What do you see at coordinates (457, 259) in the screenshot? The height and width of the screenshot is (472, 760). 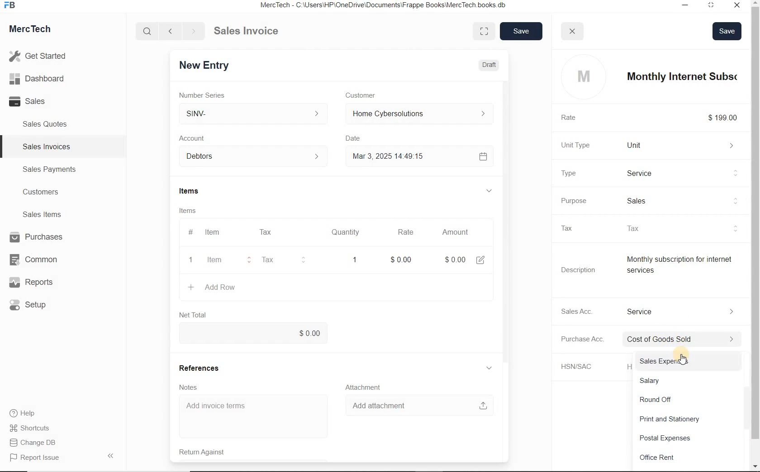 I see `Amount: $0.00` at bounding box center [457, 259].